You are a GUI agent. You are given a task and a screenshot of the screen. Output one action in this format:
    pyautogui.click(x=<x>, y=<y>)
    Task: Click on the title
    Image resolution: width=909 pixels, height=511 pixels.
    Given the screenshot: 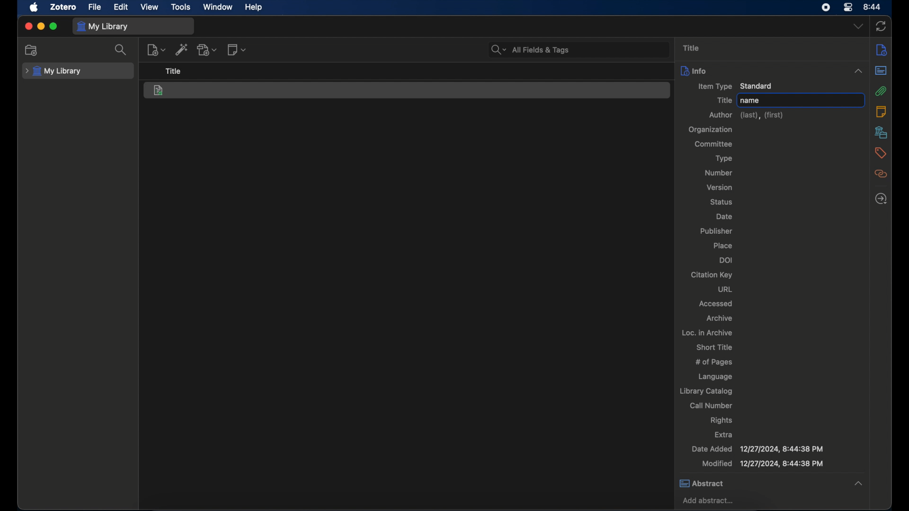 What is the action you would take?
    pyautogui.click(x=691, y=47)
    